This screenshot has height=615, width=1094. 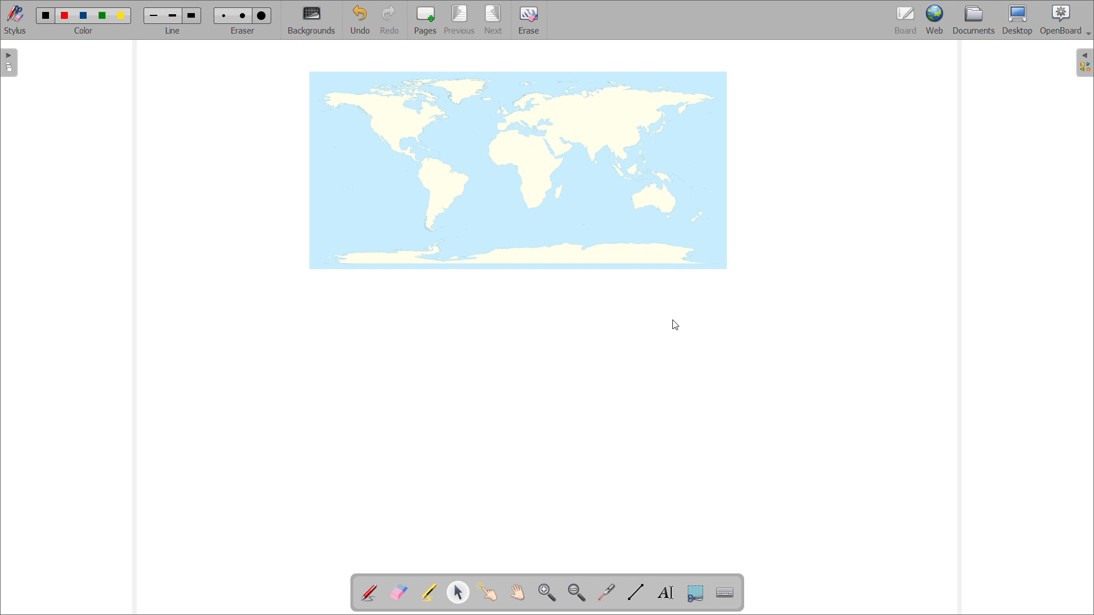 What do you see at coordinates (389, 19) in the screenshot?
I see `redo` at bounding box center [389, 19].